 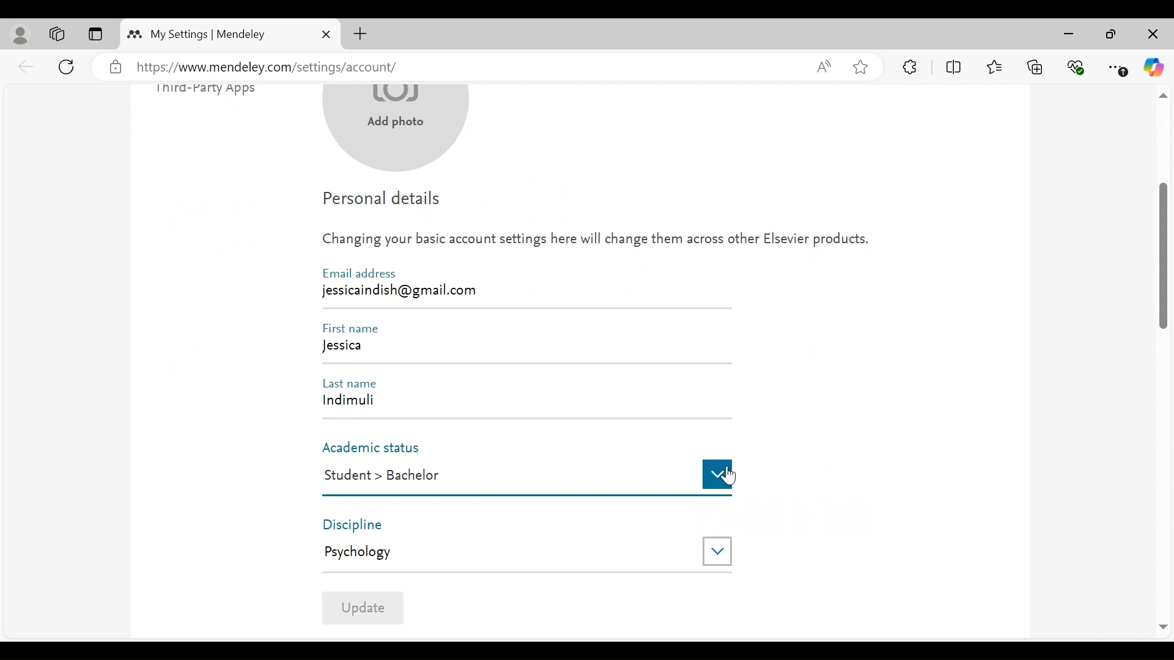 I want to click on Extensions, so click(x=910, y=67).